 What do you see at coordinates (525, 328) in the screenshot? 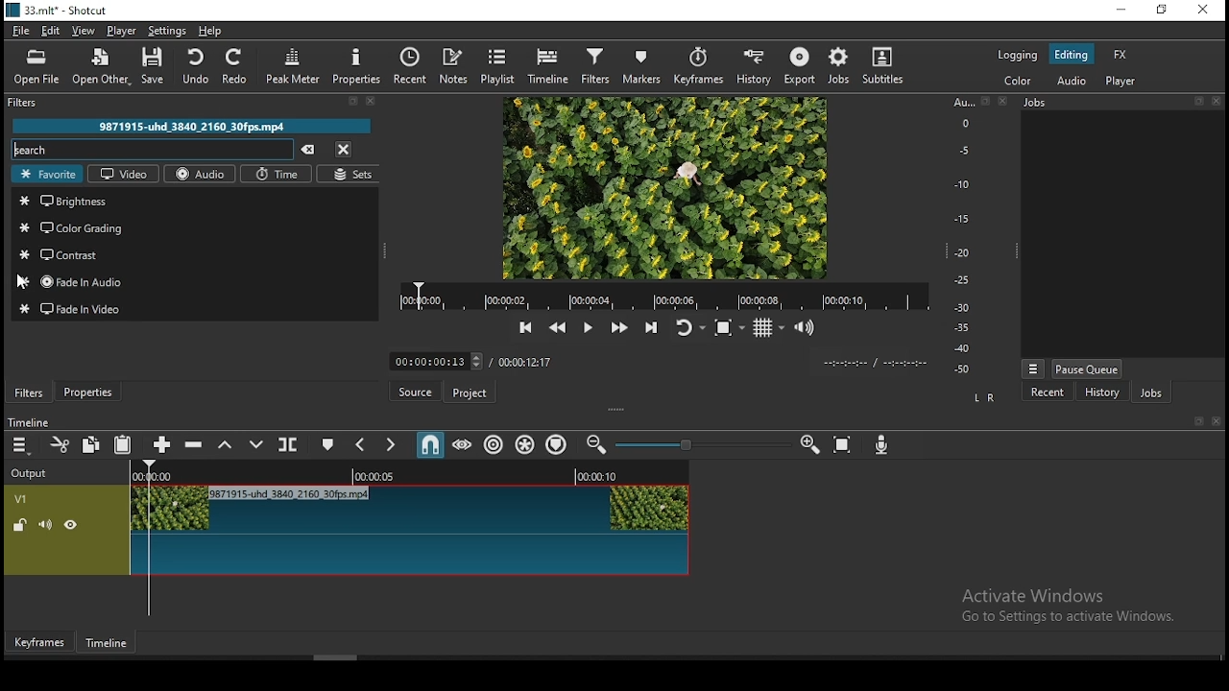
I see `skip to the previous point` at bounding box center [525, 328].